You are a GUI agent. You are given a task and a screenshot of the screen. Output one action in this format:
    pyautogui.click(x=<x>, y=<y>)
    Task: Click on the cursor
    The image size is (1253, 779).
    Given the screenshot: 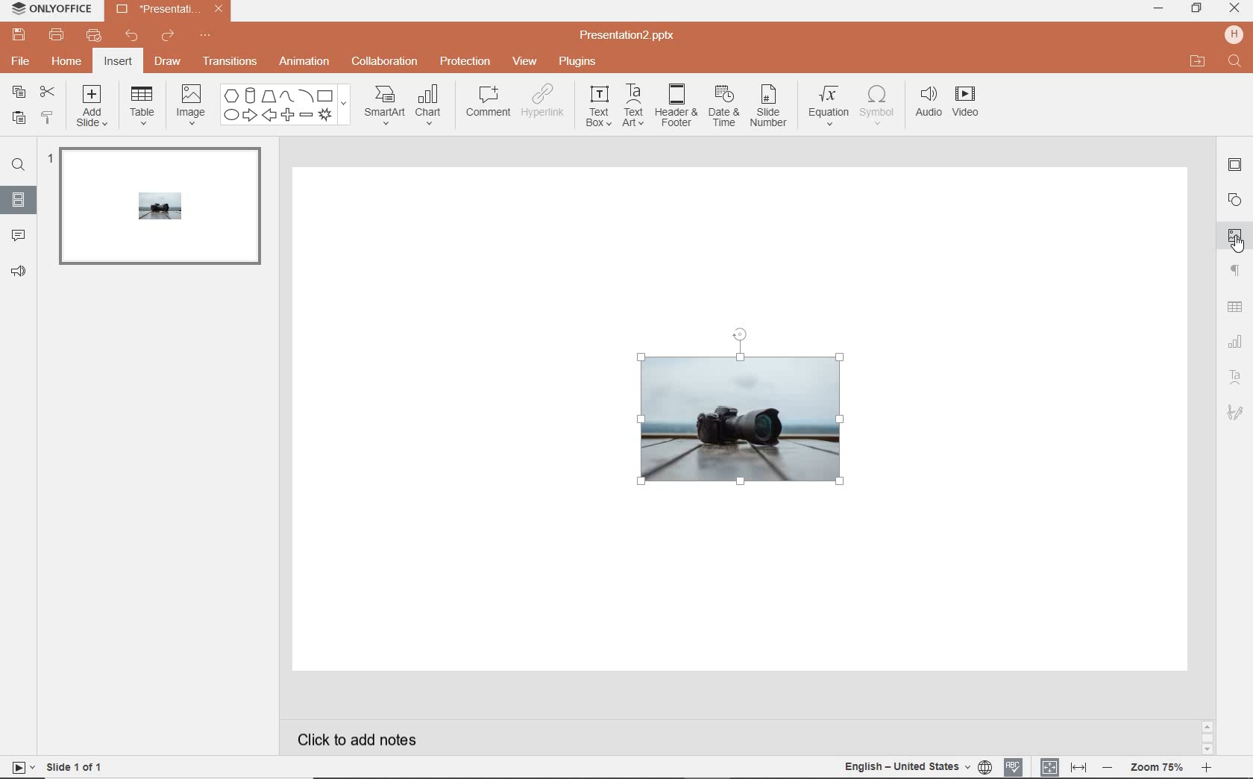 What is the action you would take?
    pyautogui.click(x=1237, y=244)
    